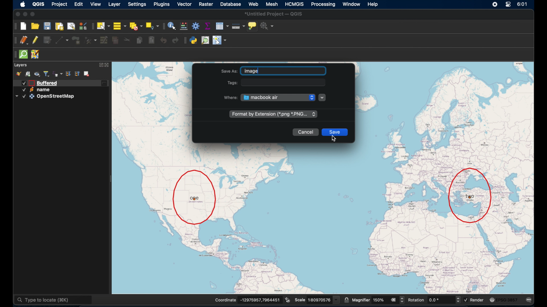 The height and width of the screenshot is (307, 547). Describe the element at coordinates (139, 40) in the screenshot. I see `copy features` at that location.